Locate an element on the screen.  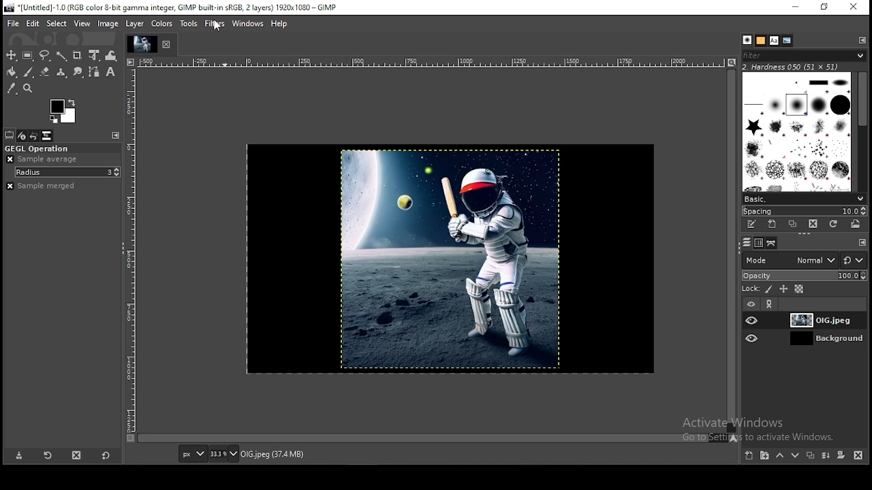
bucket fill tool is located at coordinates (12, 73).